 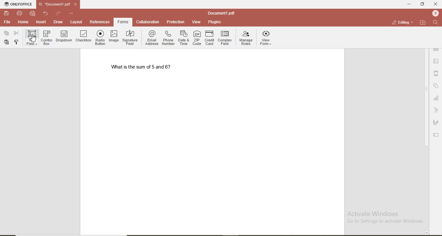 I want to click on ZIP code, so click(x=196, y=37).